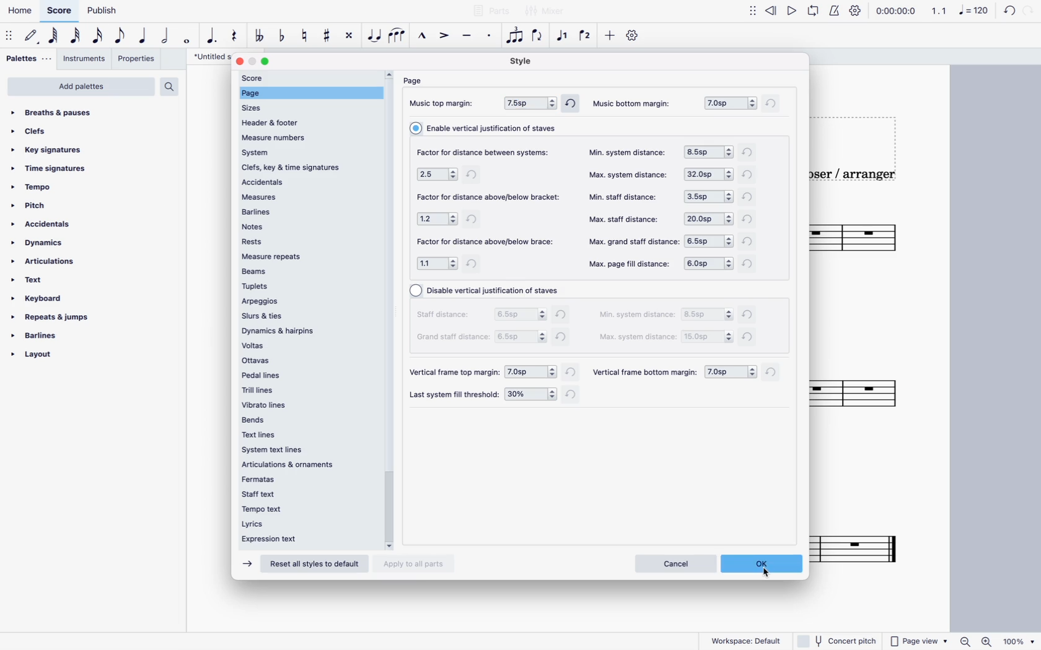 This screenshot has height=650, width=1041. I want to click on refresh, so click(749, 262).